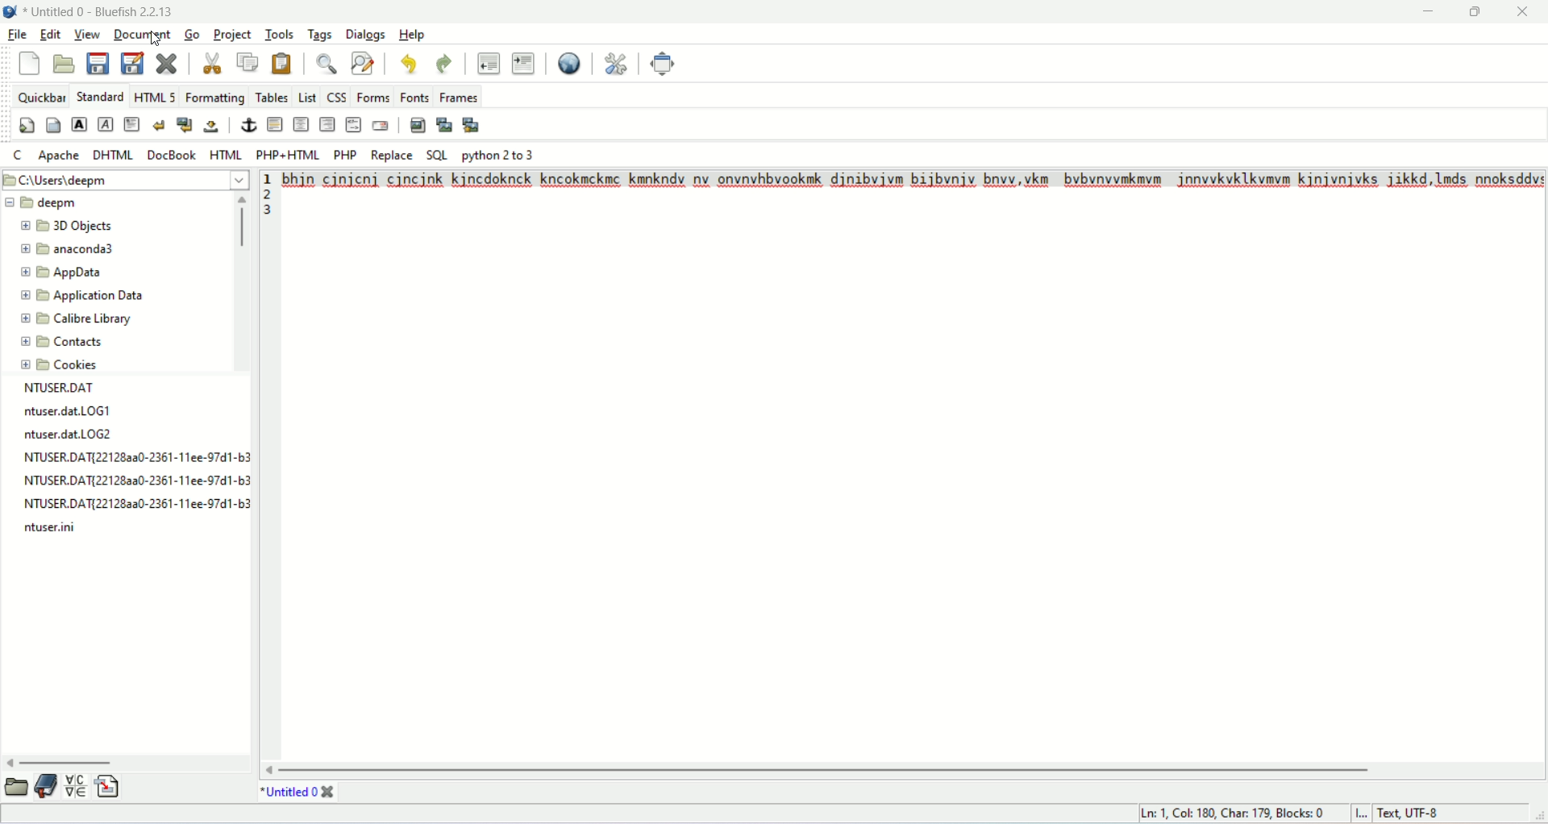 This screenshot has width=1548, height=824. Describe the element at coordinates (81, 295) in the screenshot. I see `application data` at that location.